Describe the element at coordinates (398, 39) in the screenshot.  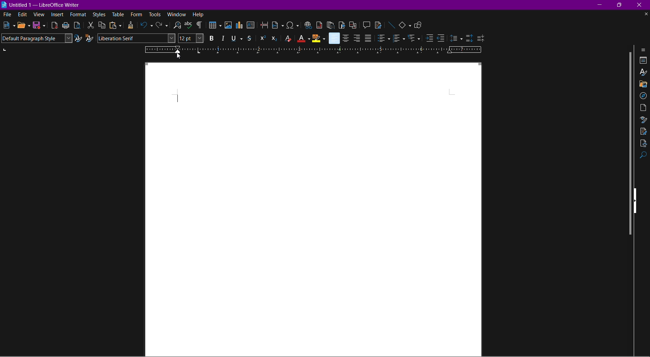
I see `Toggle Ordered List` at that location.